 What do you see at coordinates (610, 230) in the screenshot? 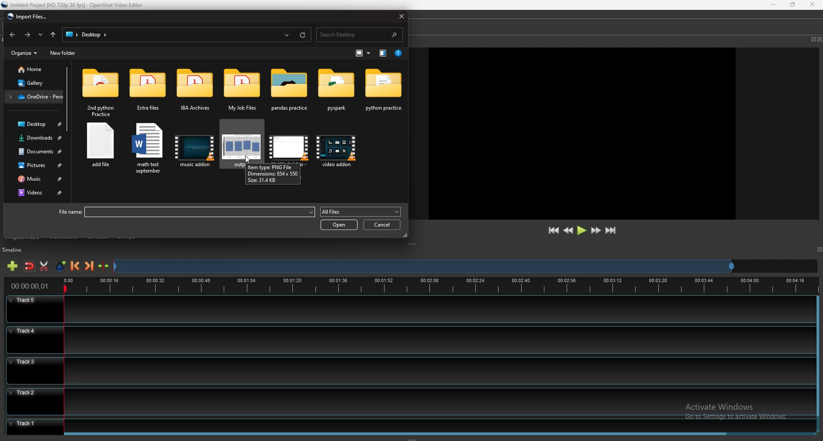
I see `jump to end` at bounding box center [610, 230].